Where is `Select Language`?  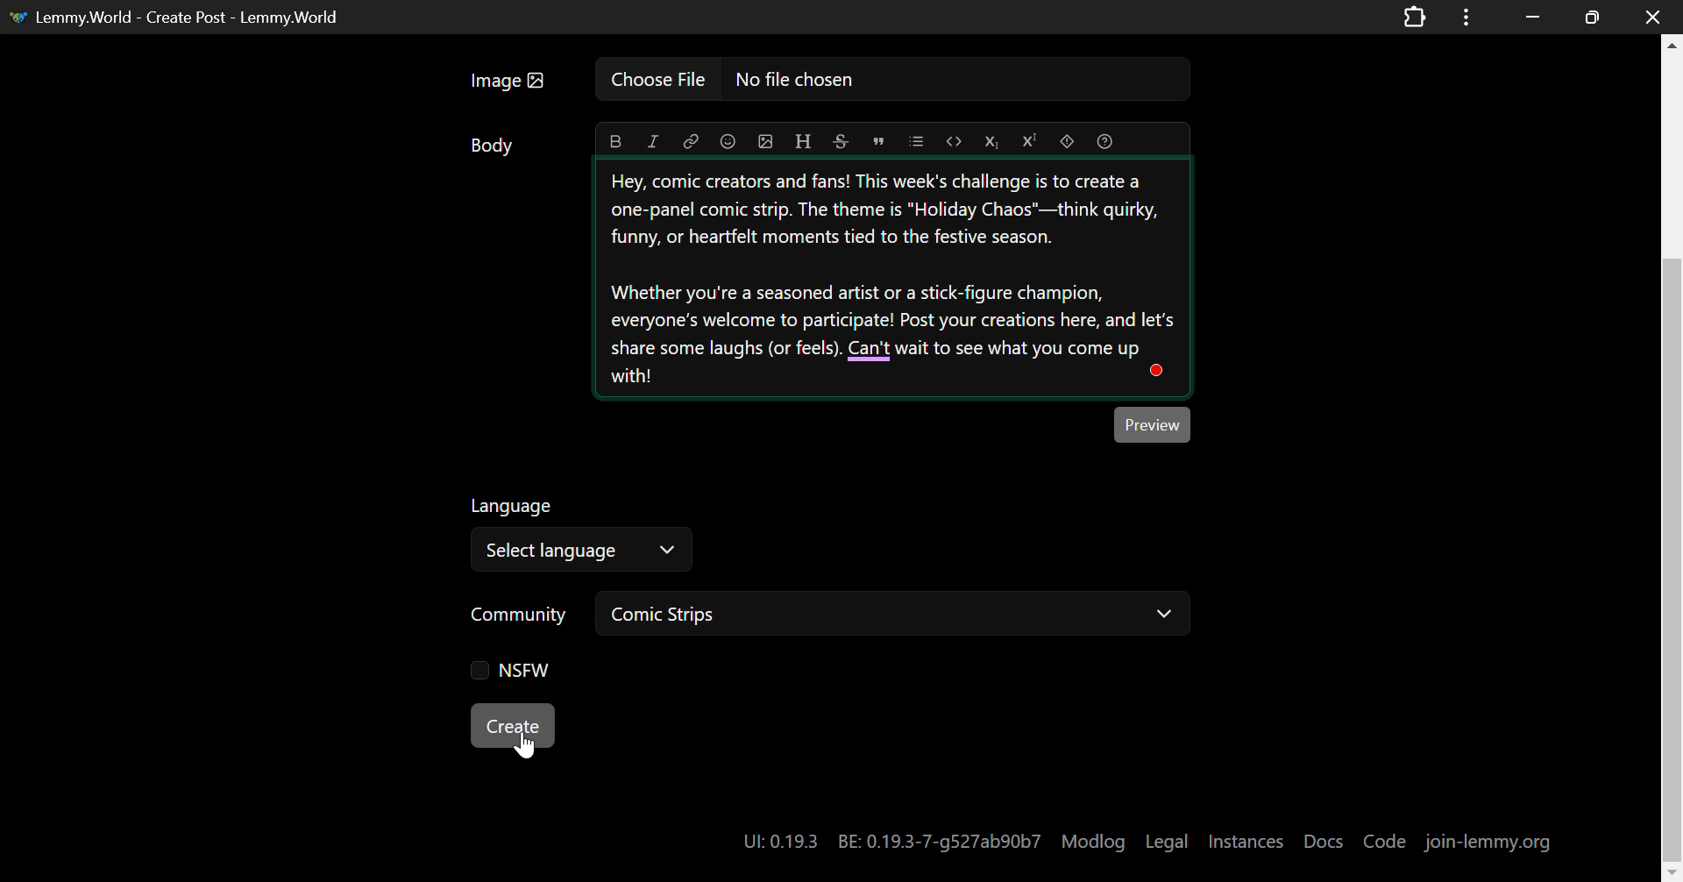
Select Language is located at coordinates (585, 549).